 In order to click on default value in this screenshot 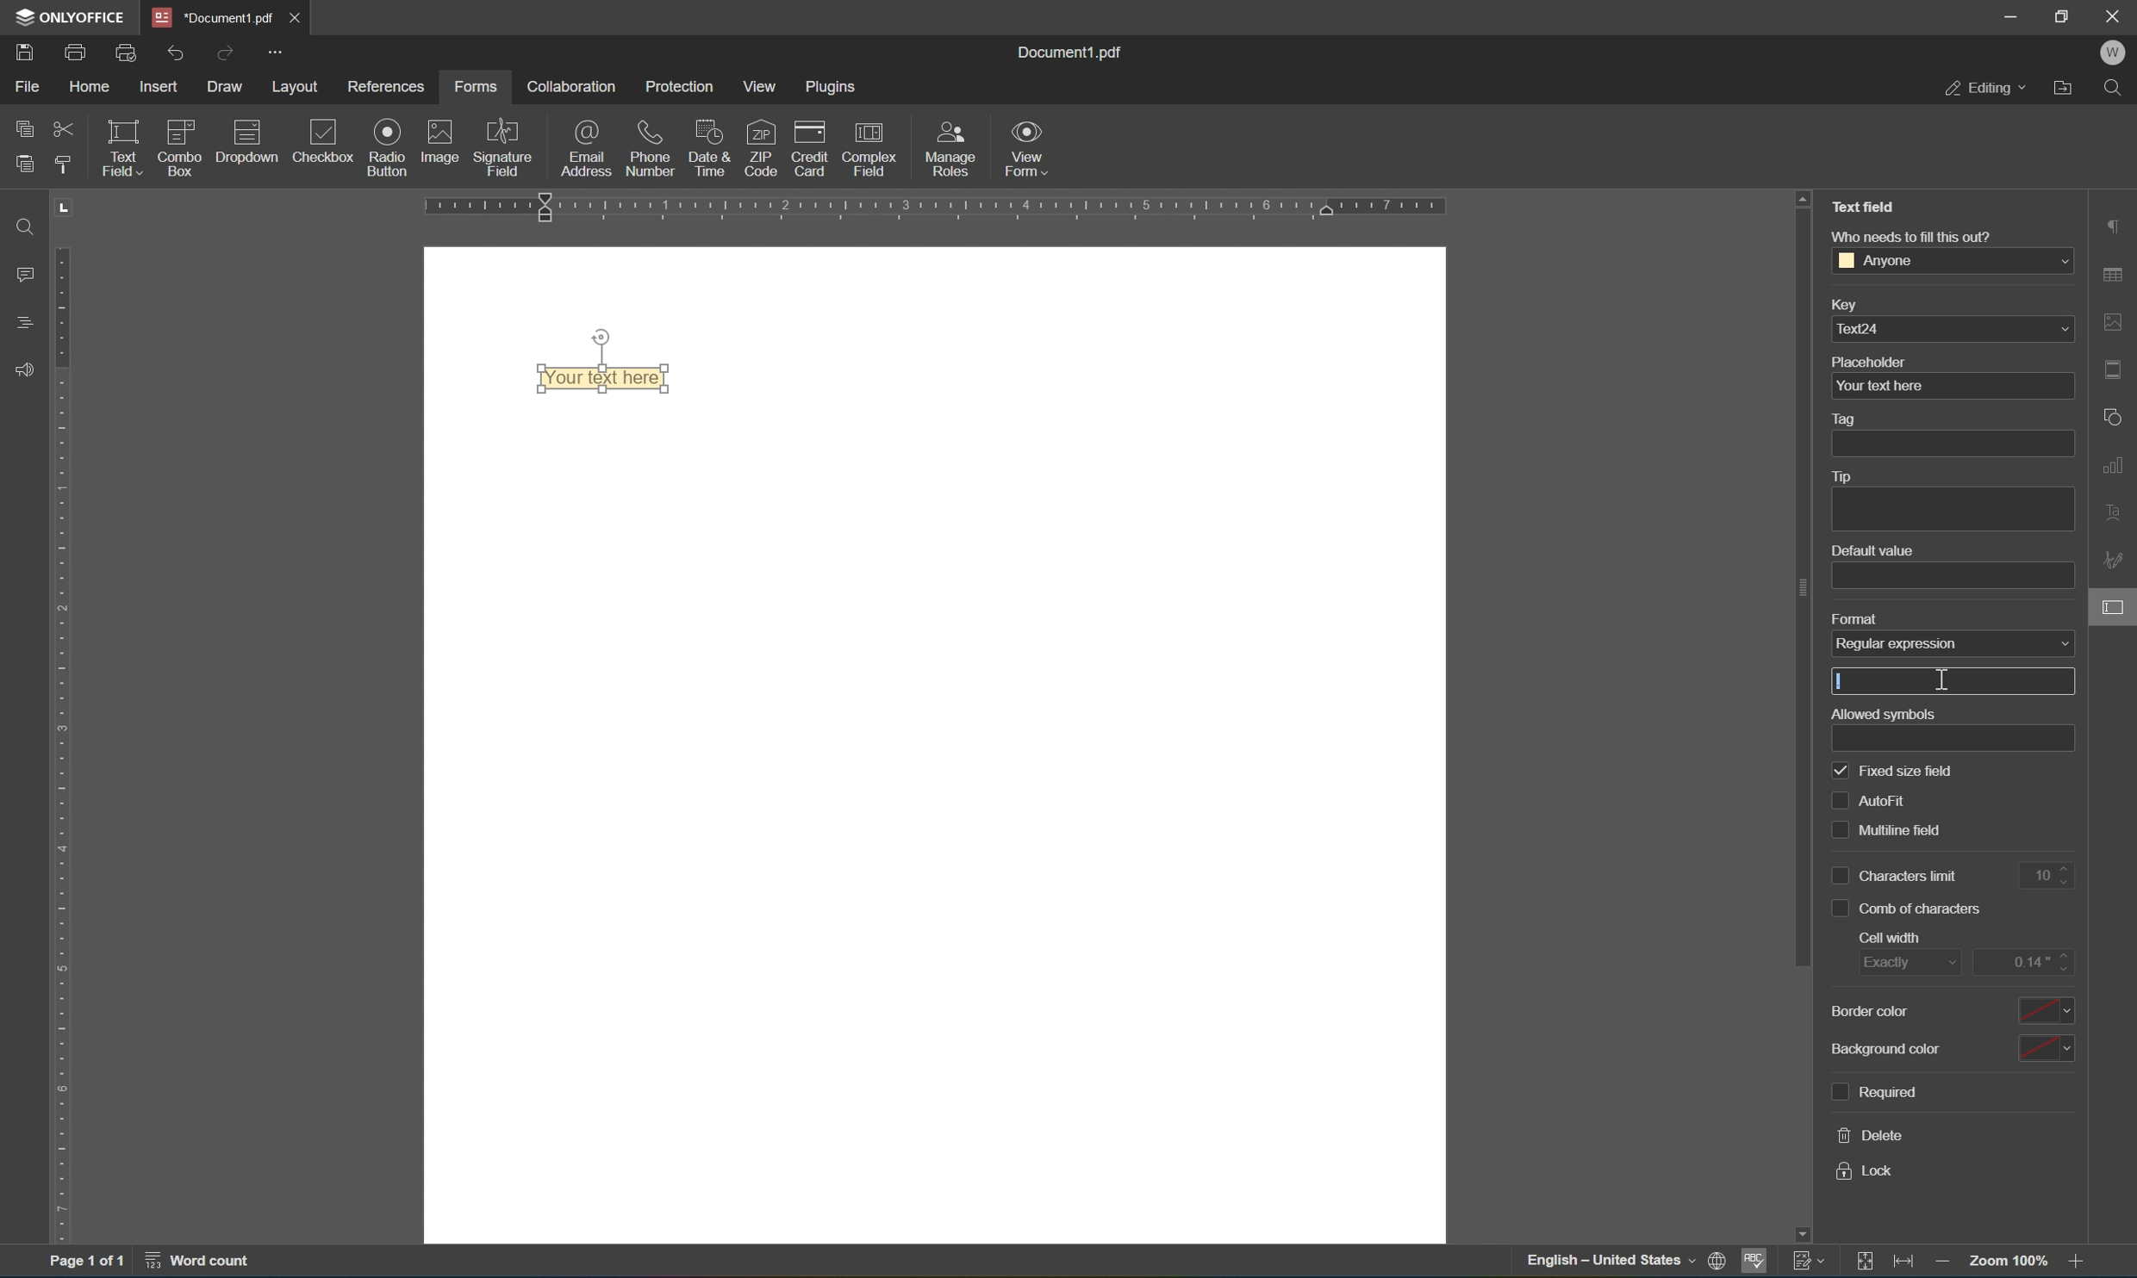, I will do `click(1872, 551)`.